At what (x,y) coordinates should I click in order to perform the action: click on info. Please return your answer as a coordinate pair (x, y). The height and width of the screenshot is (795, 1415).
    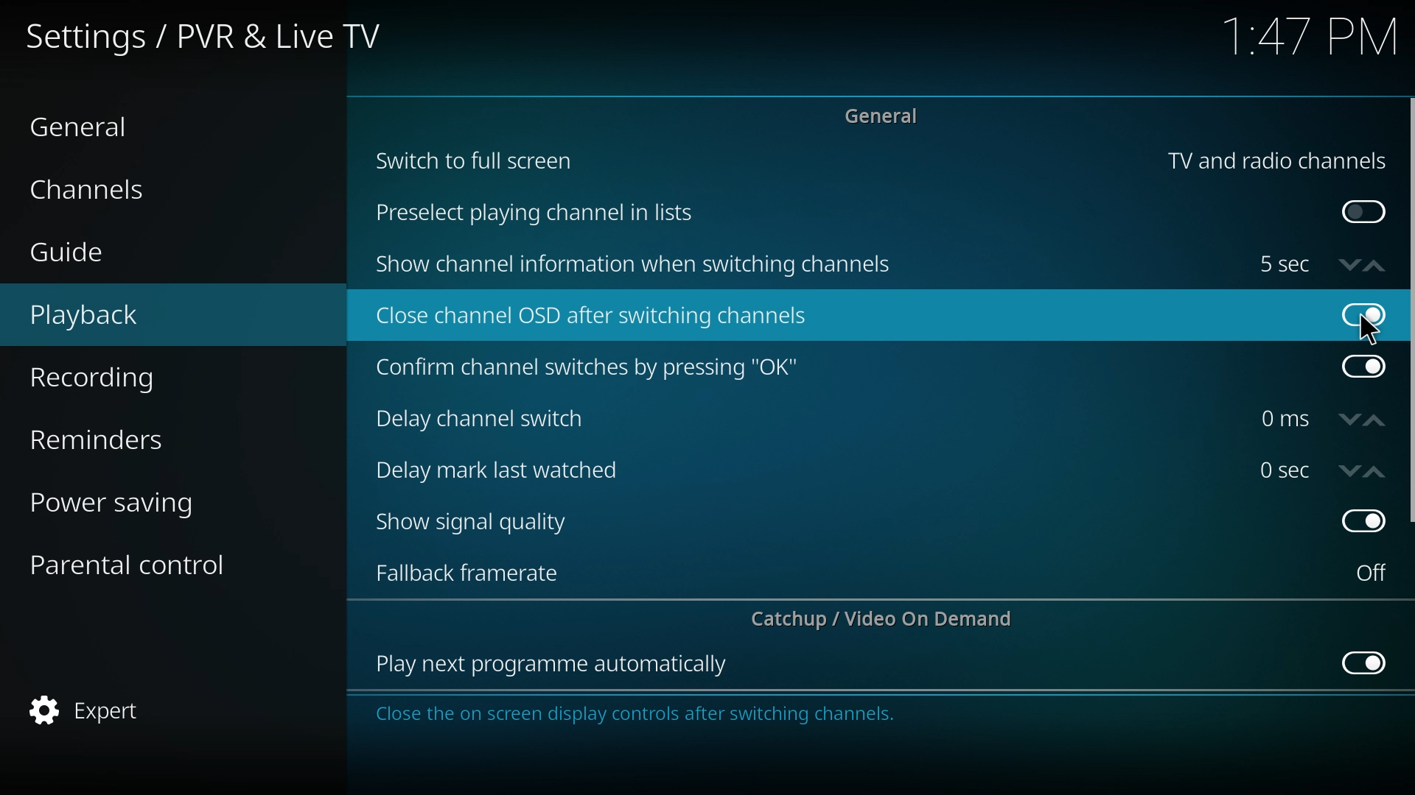
    Looking at the image, I should click on (681, 715).